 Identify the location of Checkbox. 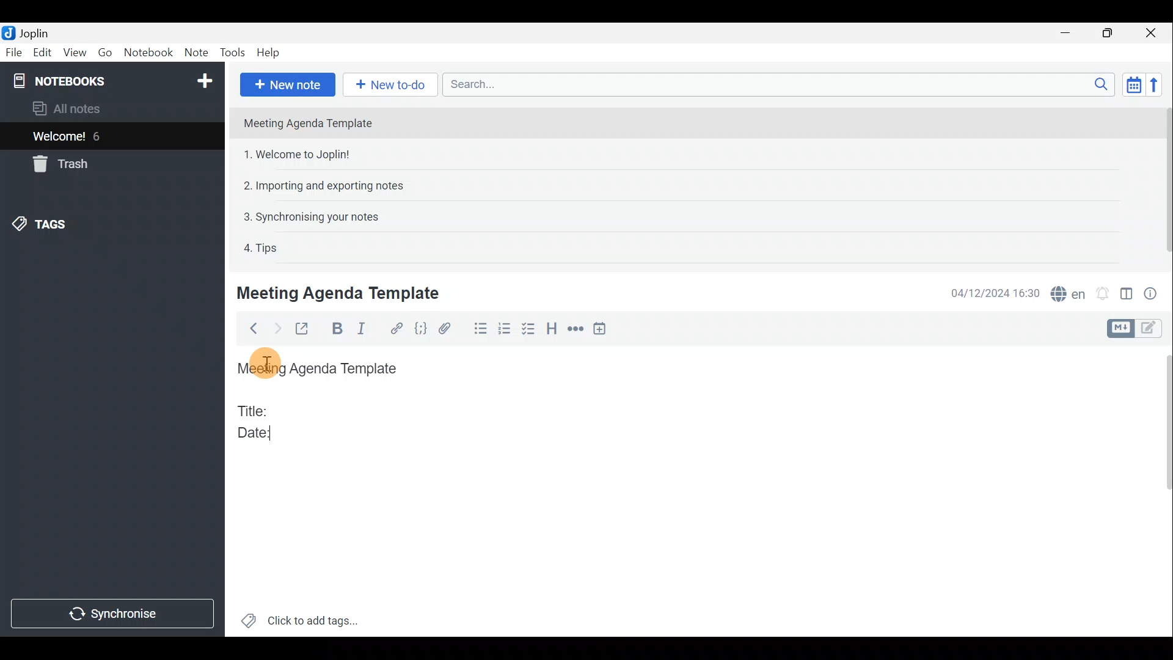
(526, 329).